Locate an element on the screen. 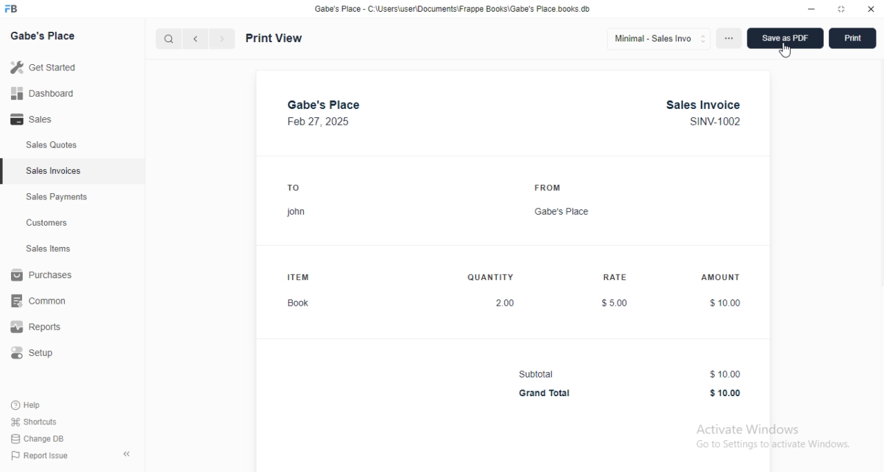  setup is located at coordinates (32, 353).